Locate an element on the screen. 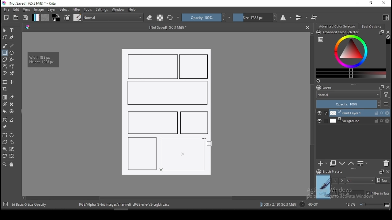 The image size is (392, 220). save is located at coordinates (25, 18).